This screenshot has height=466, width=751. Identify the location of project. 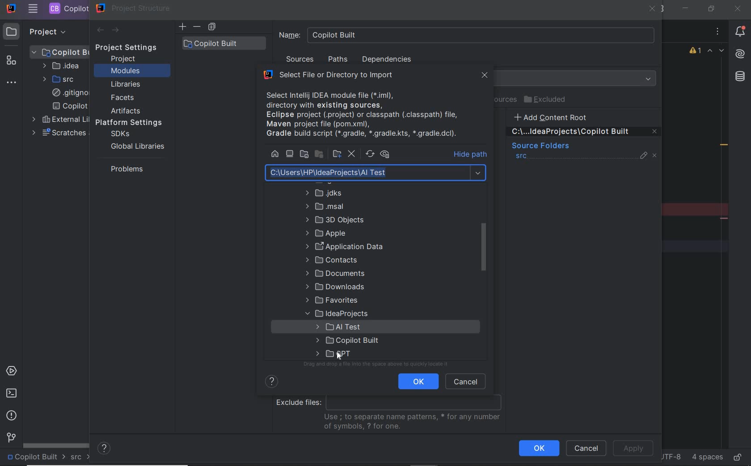
(124, 59).